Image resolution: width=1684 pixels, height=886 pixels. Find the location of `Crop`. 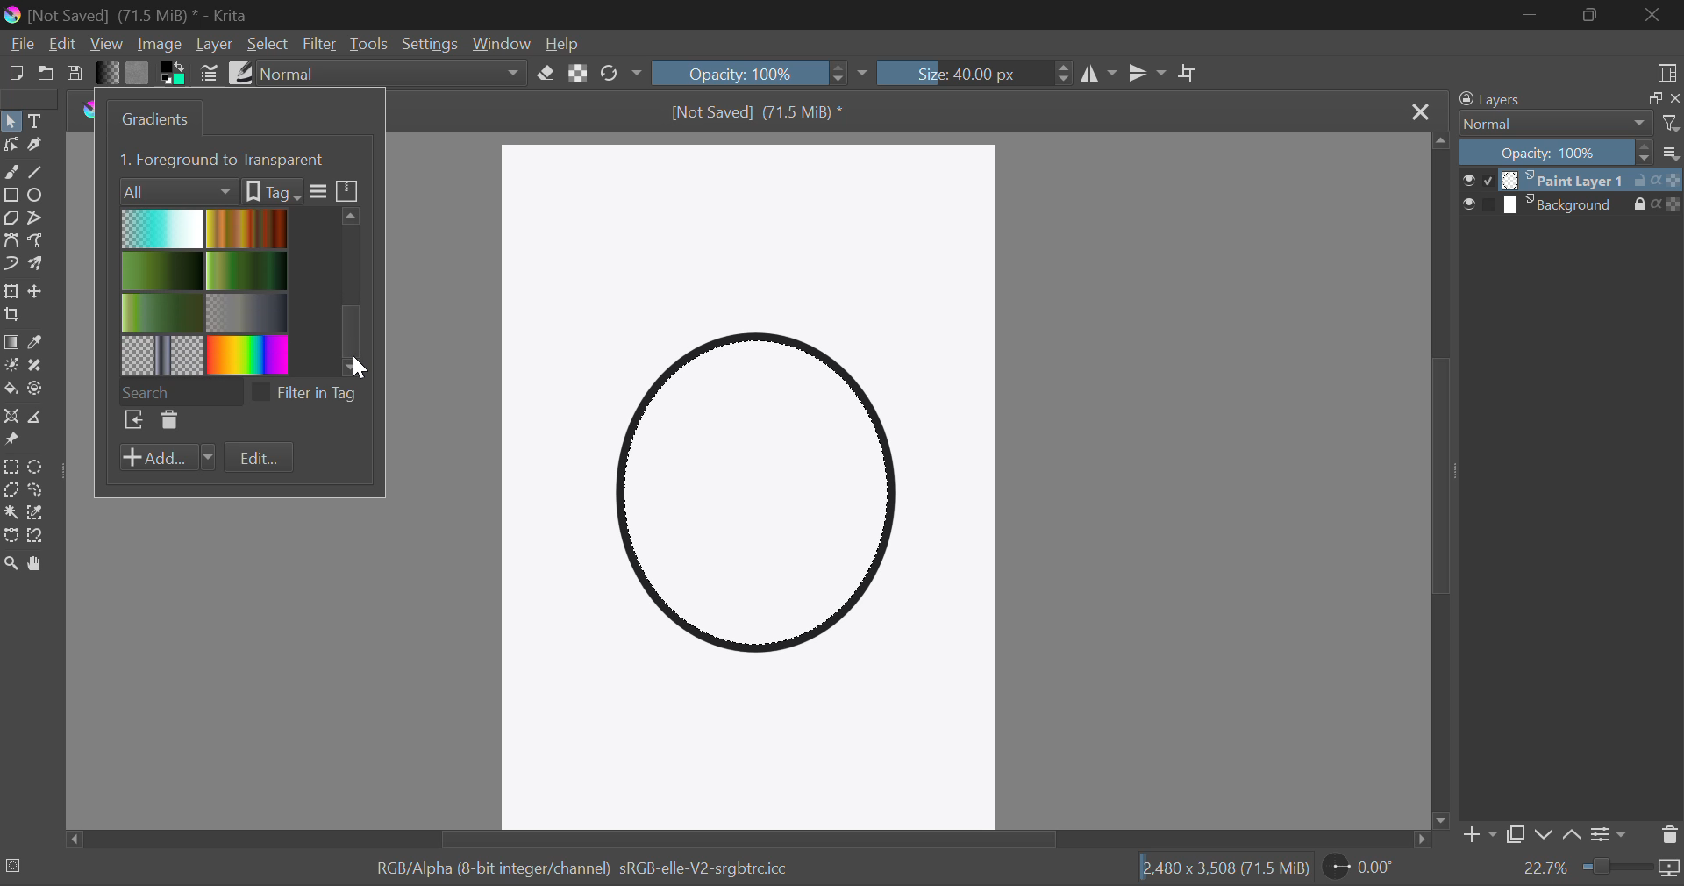

Crop is located at coordinates (12, 317).